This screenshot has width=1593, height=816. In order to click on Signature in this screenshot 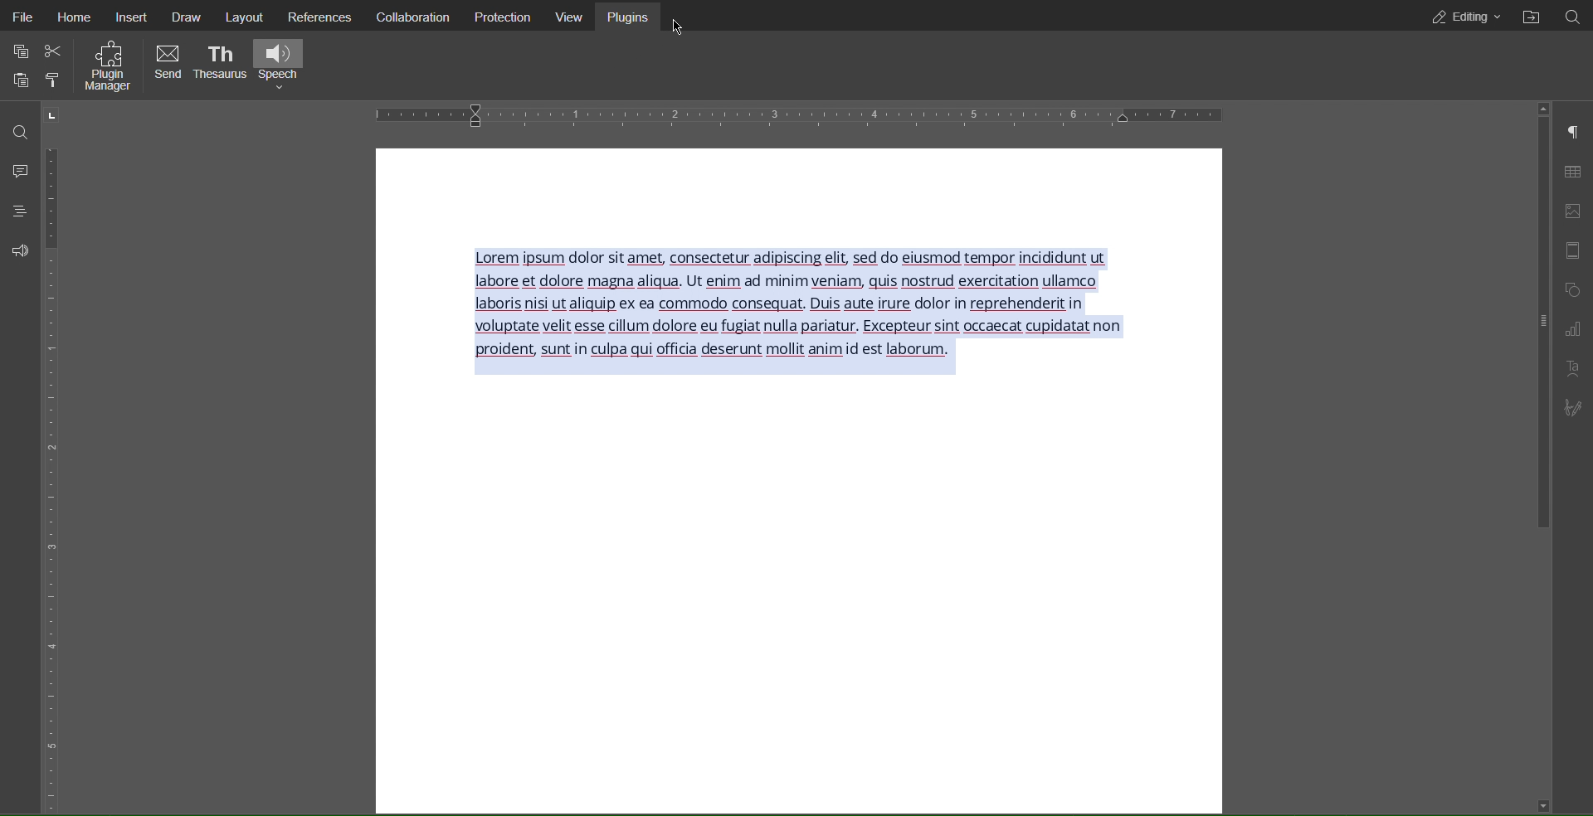, I will do `click(1578, 407)`.